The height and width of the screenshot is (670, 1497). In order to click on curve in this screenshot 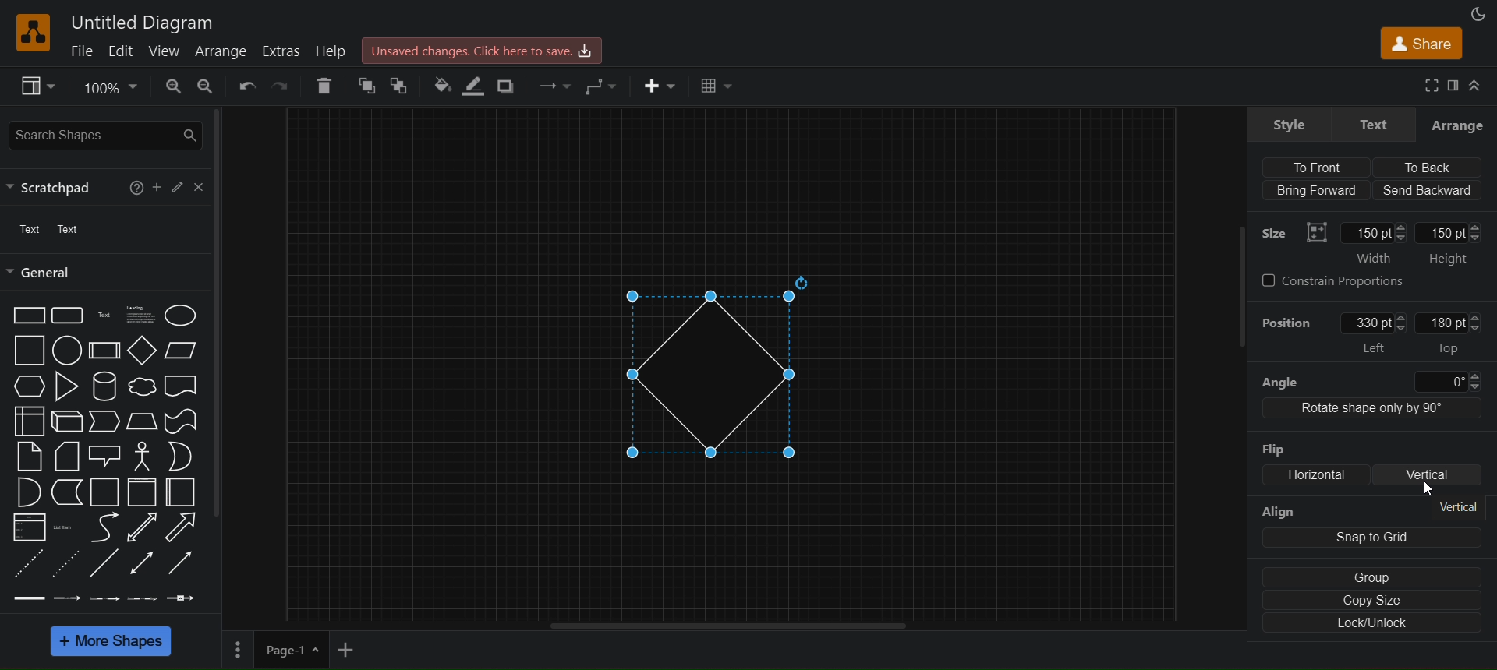, I will do `click(101, 526)`.